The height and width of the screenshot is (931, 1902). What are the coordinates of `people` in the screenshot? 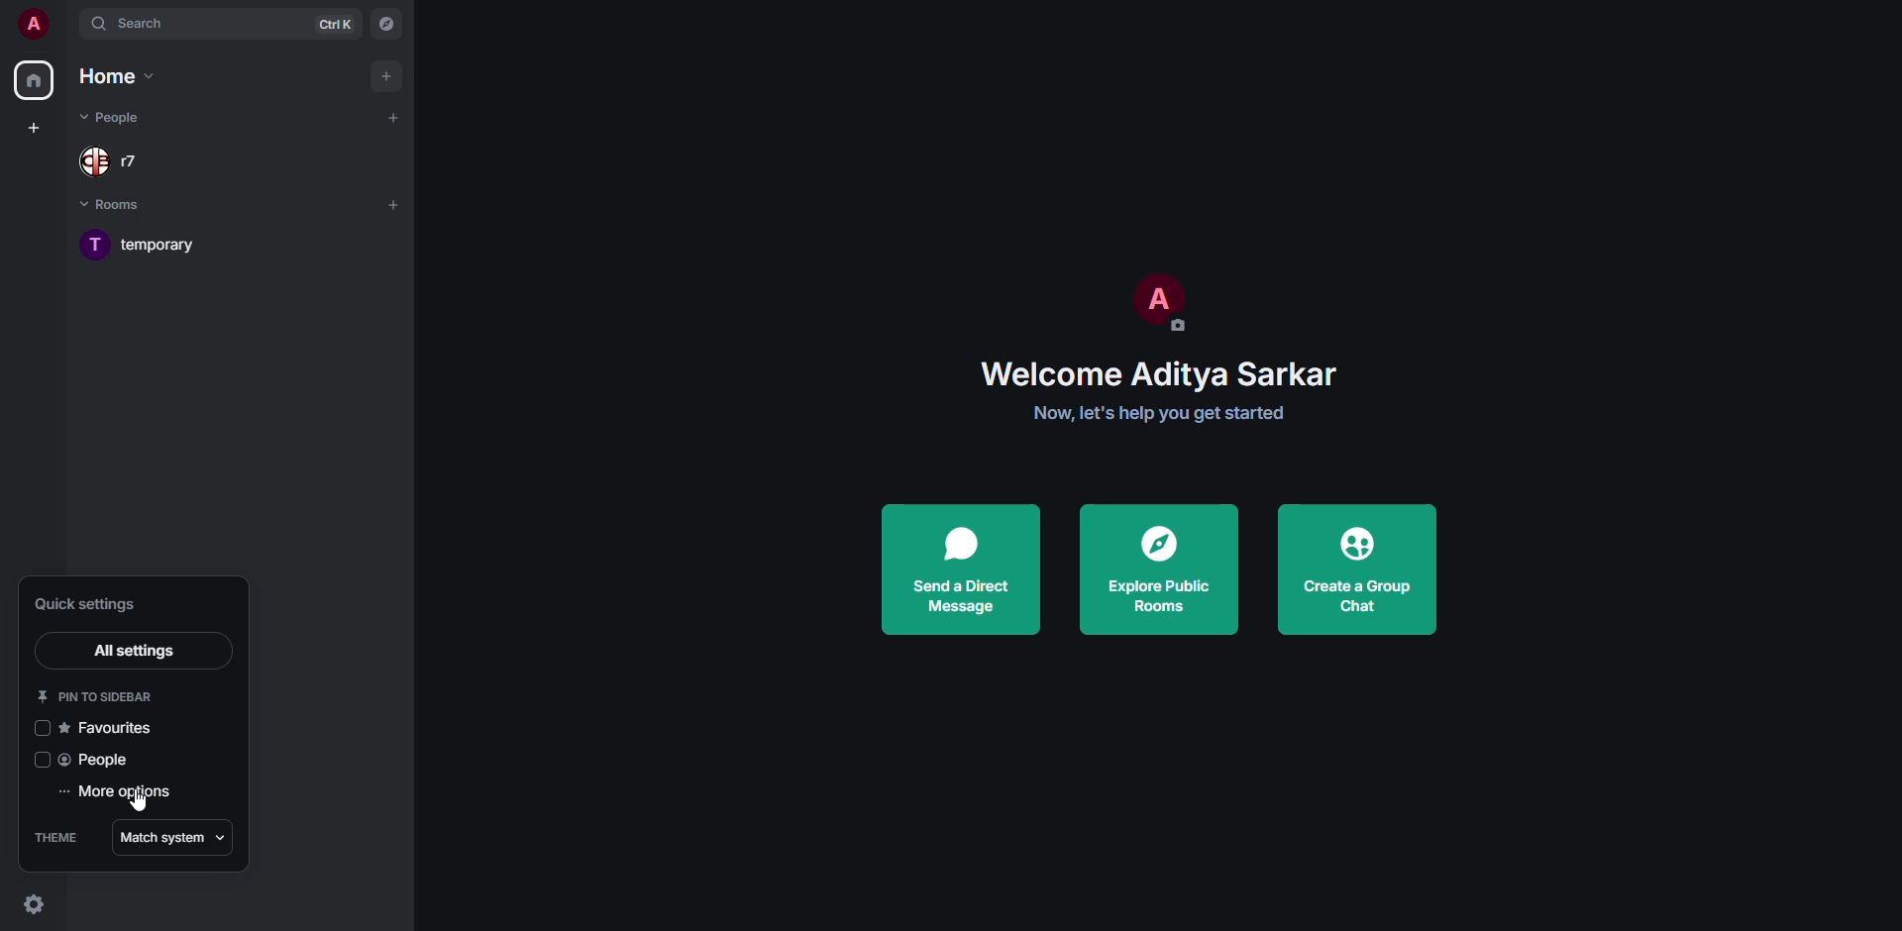 It's located at (98, 761).